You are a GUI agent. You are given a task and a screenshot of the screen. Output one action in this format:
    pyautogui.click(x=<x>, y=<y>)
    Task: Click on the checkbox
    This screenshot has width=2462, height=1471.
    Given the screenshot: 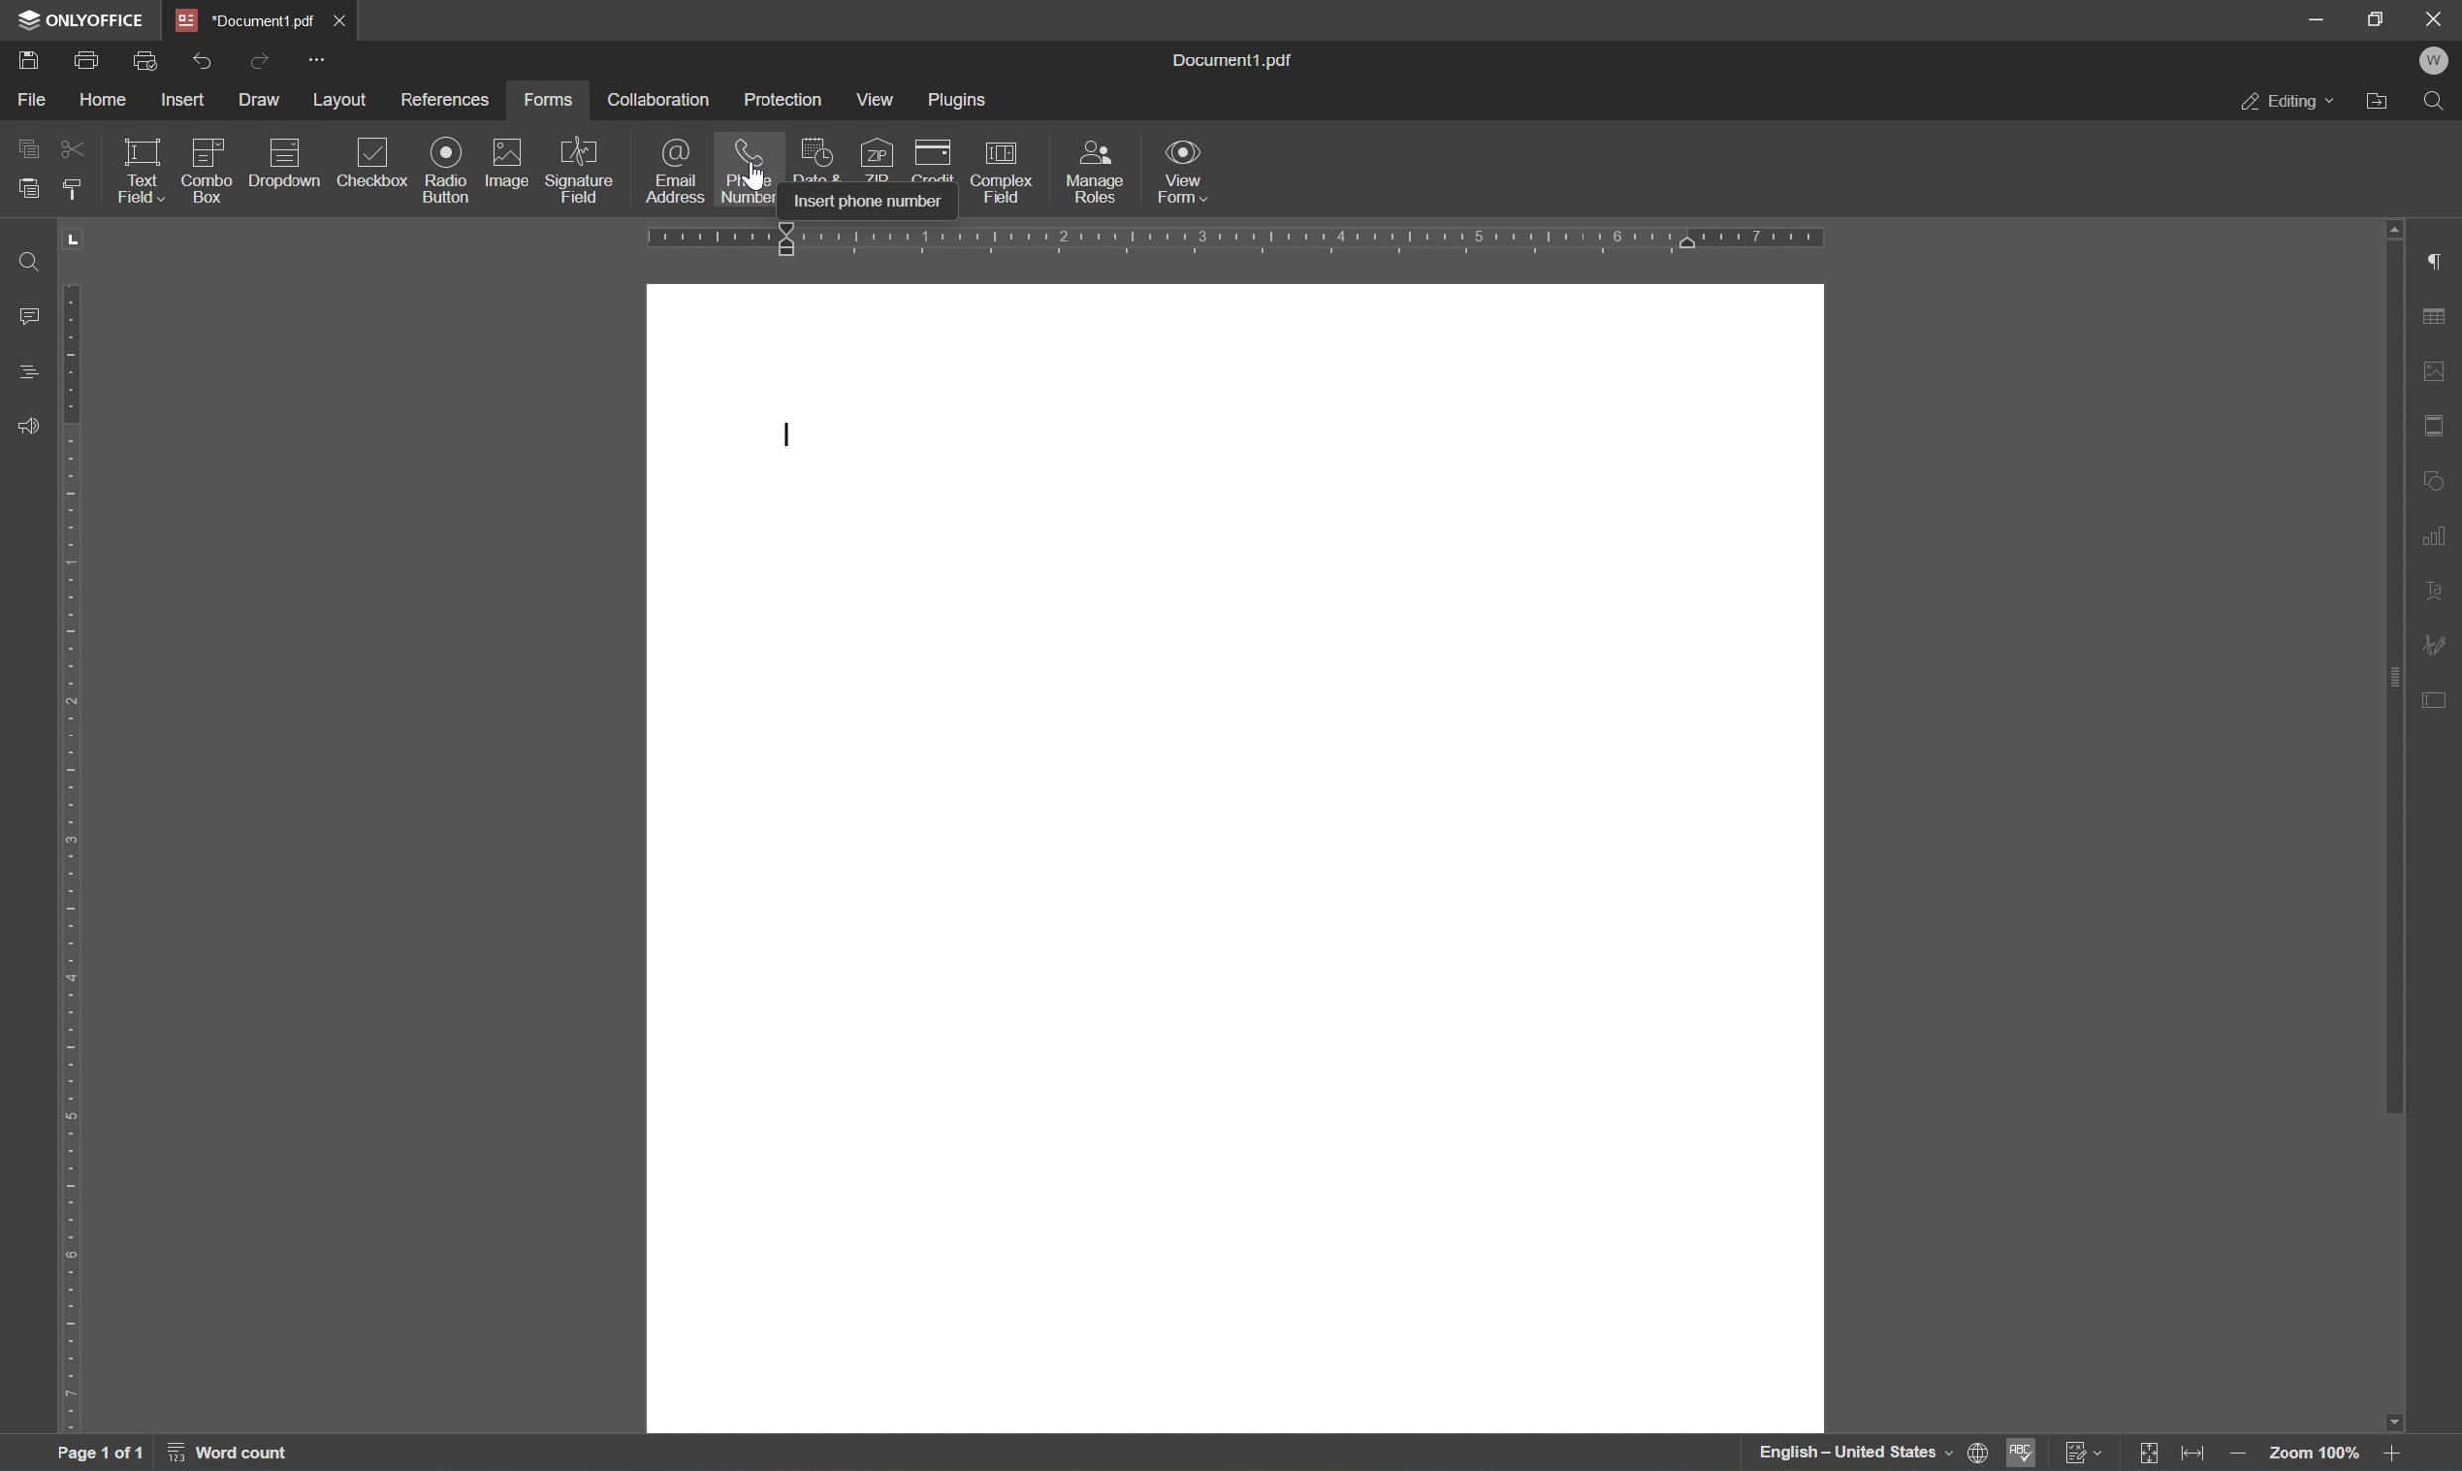 What is the action you would take?
    pyautogui.click(x=379, y=161)
    